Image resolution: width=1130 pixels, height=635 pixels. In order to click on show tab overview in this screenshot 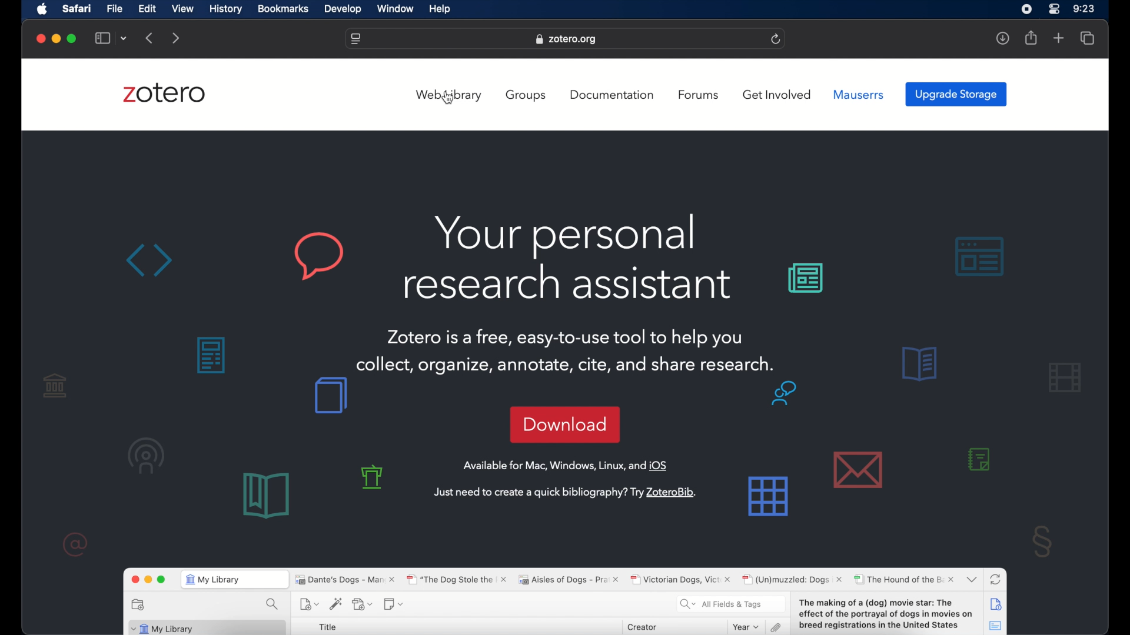, I will do `click(1087, 38)`.